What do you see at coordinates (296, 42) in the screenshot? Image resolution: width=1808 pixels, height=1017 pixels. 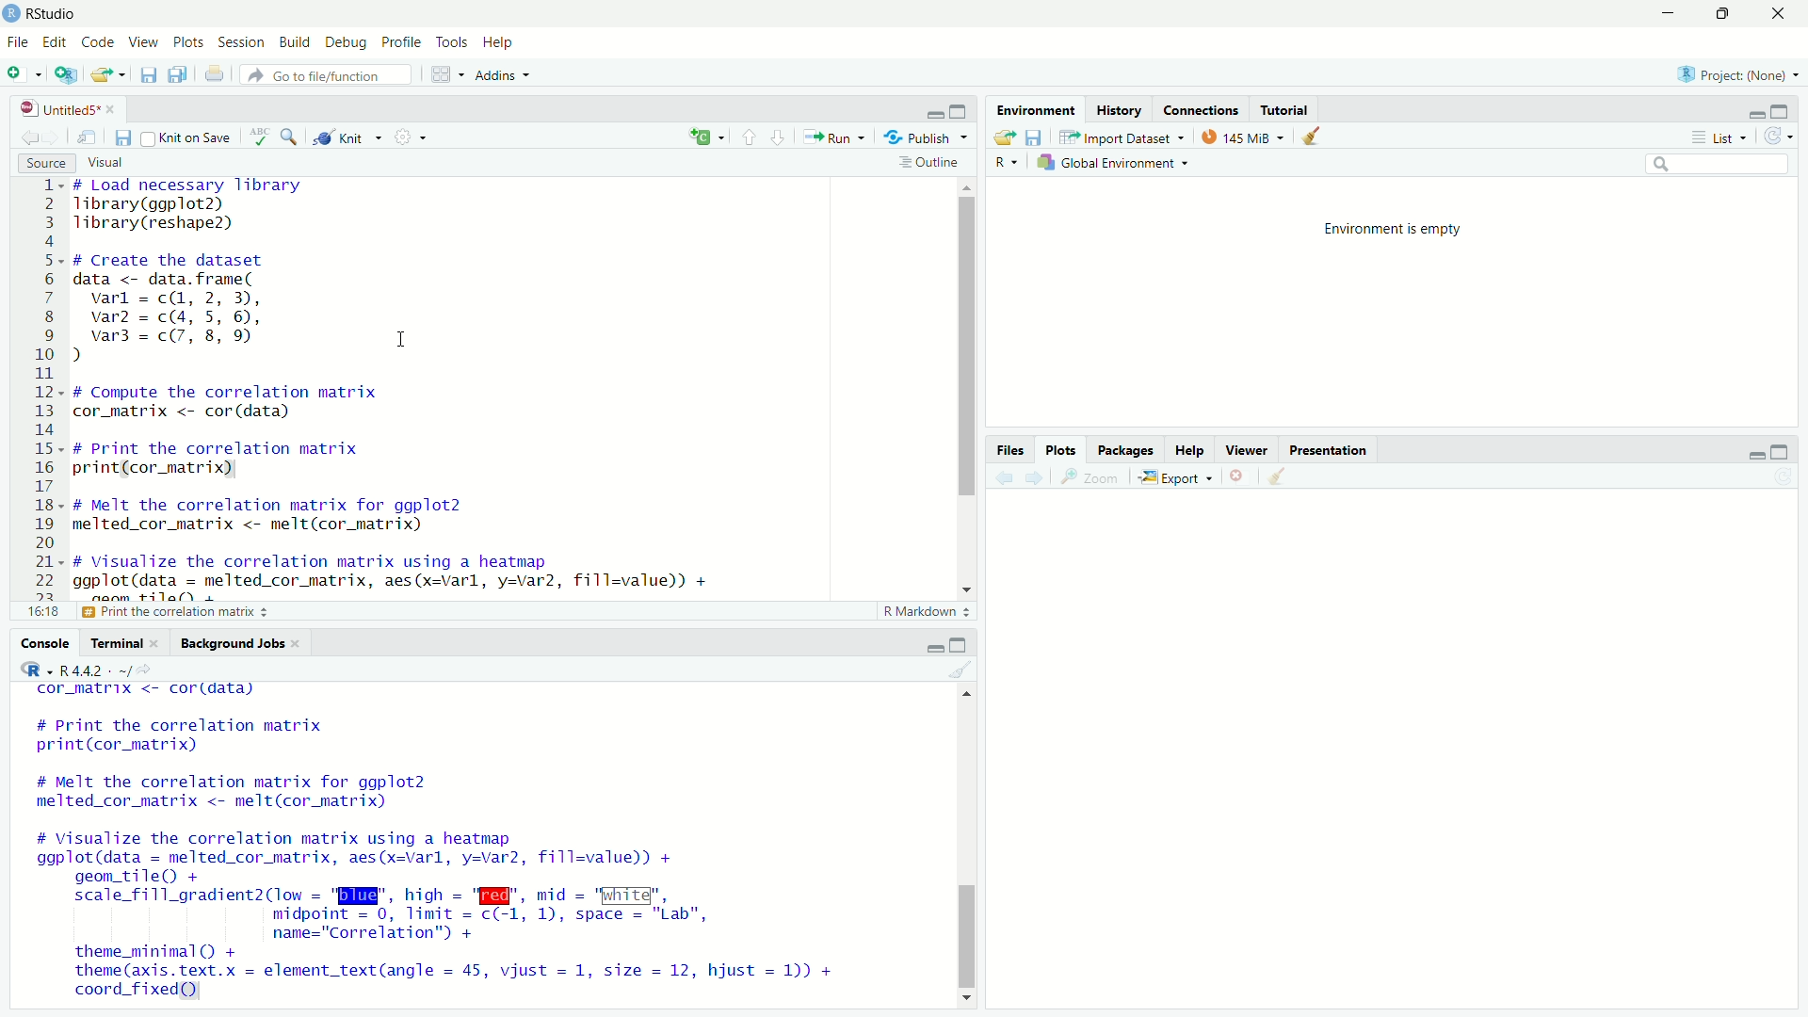 I see `build` at bounding box center [296, 42].